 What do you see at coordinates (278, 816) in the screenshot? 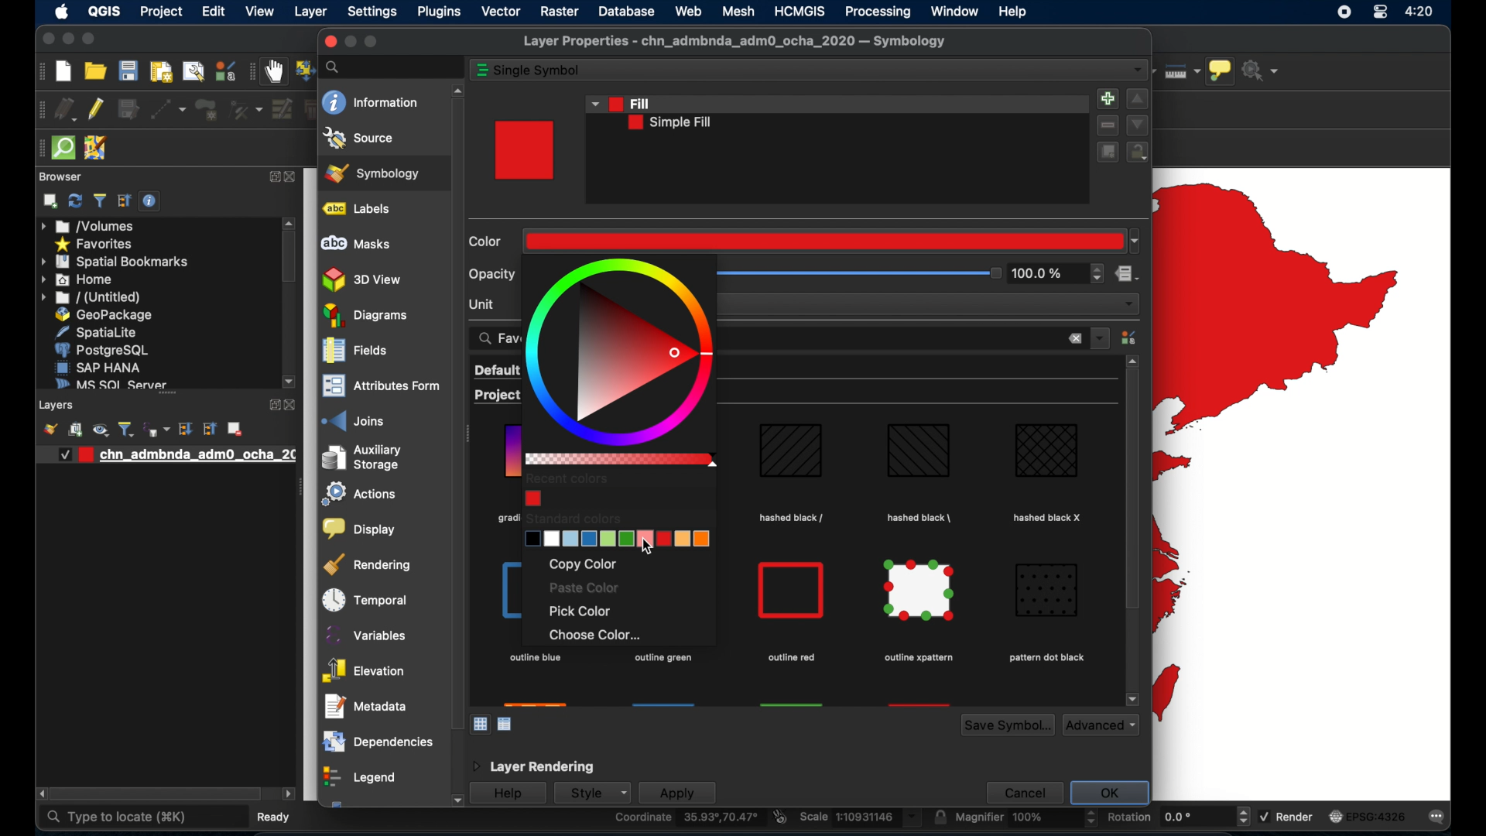
I see `ready` at bounding box center [278, 816].